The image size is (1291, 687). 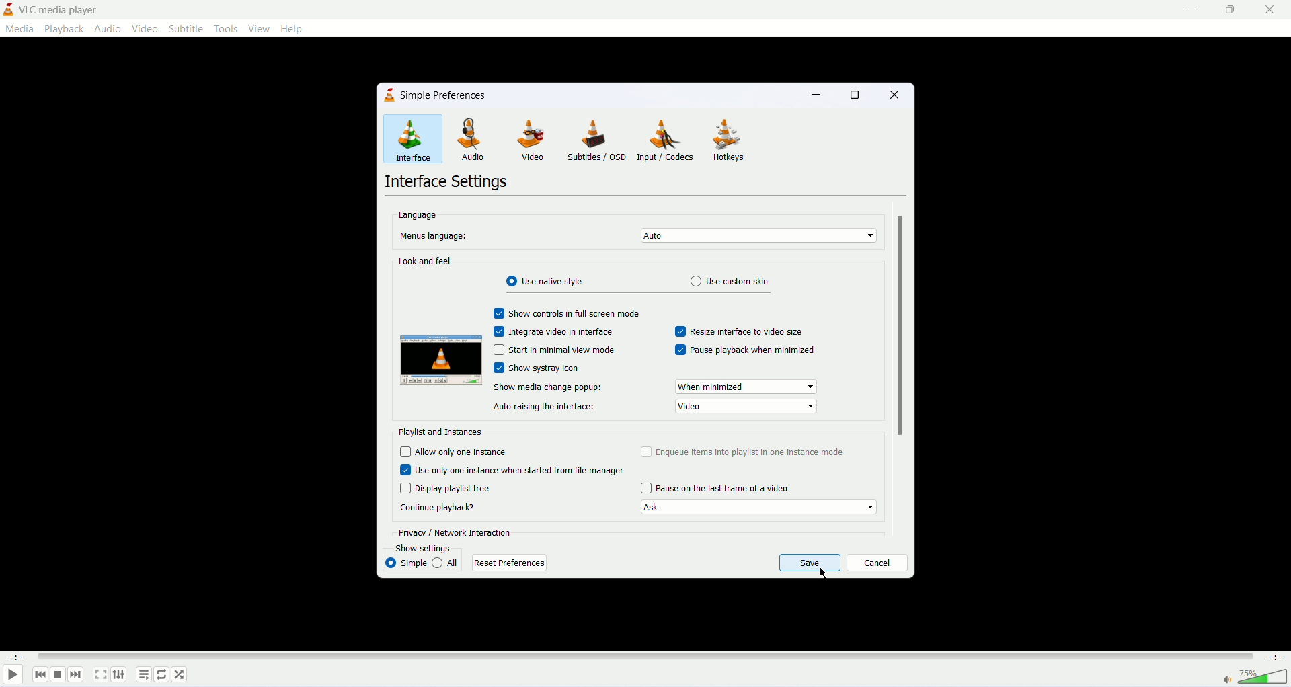 What do you see at coordinates (878, 563) in the screenshot?
I see `cancel` at bounding box center [878, 563].